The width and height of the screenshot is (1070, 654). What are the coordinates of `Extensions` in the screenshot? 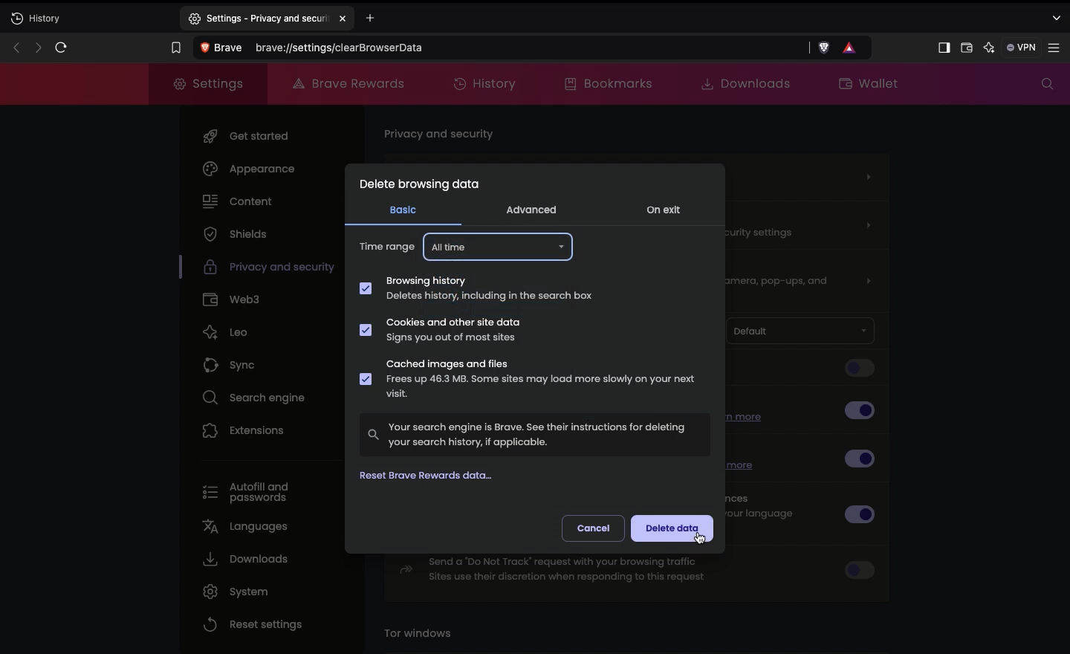 It's located at (244, 433).